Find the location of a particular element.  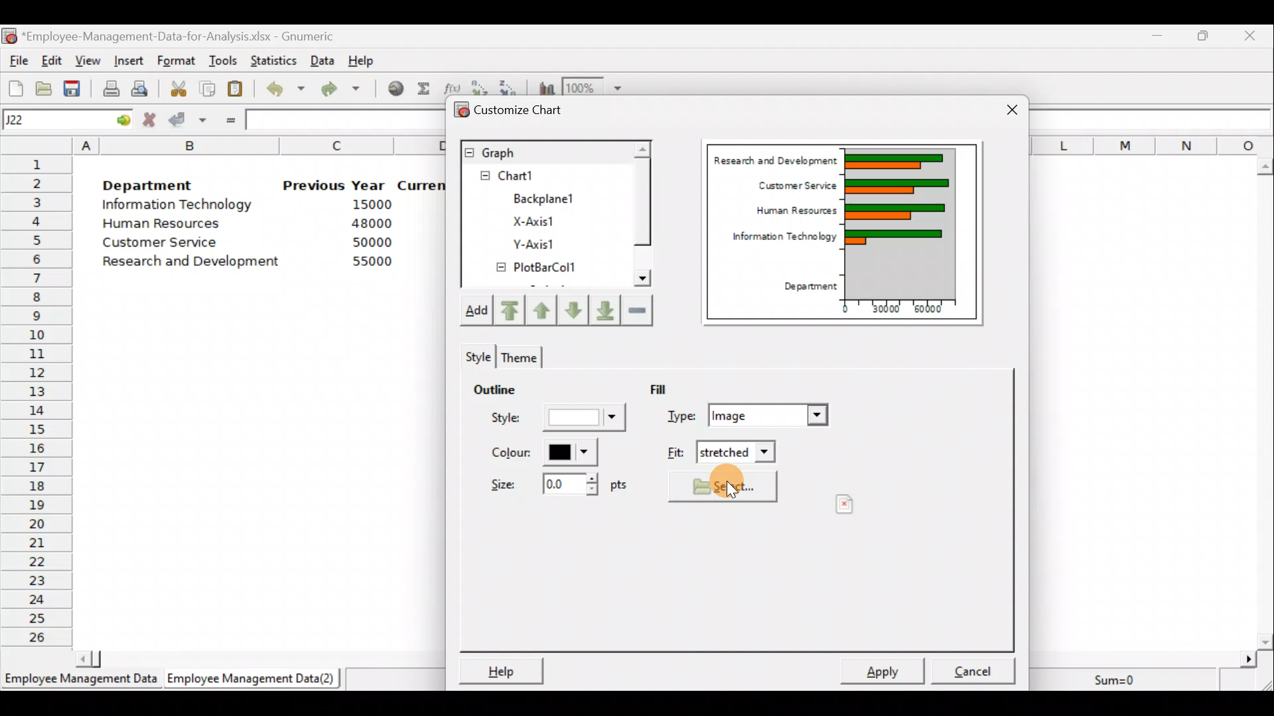

Enter formula is located at coordinates (228, 121).